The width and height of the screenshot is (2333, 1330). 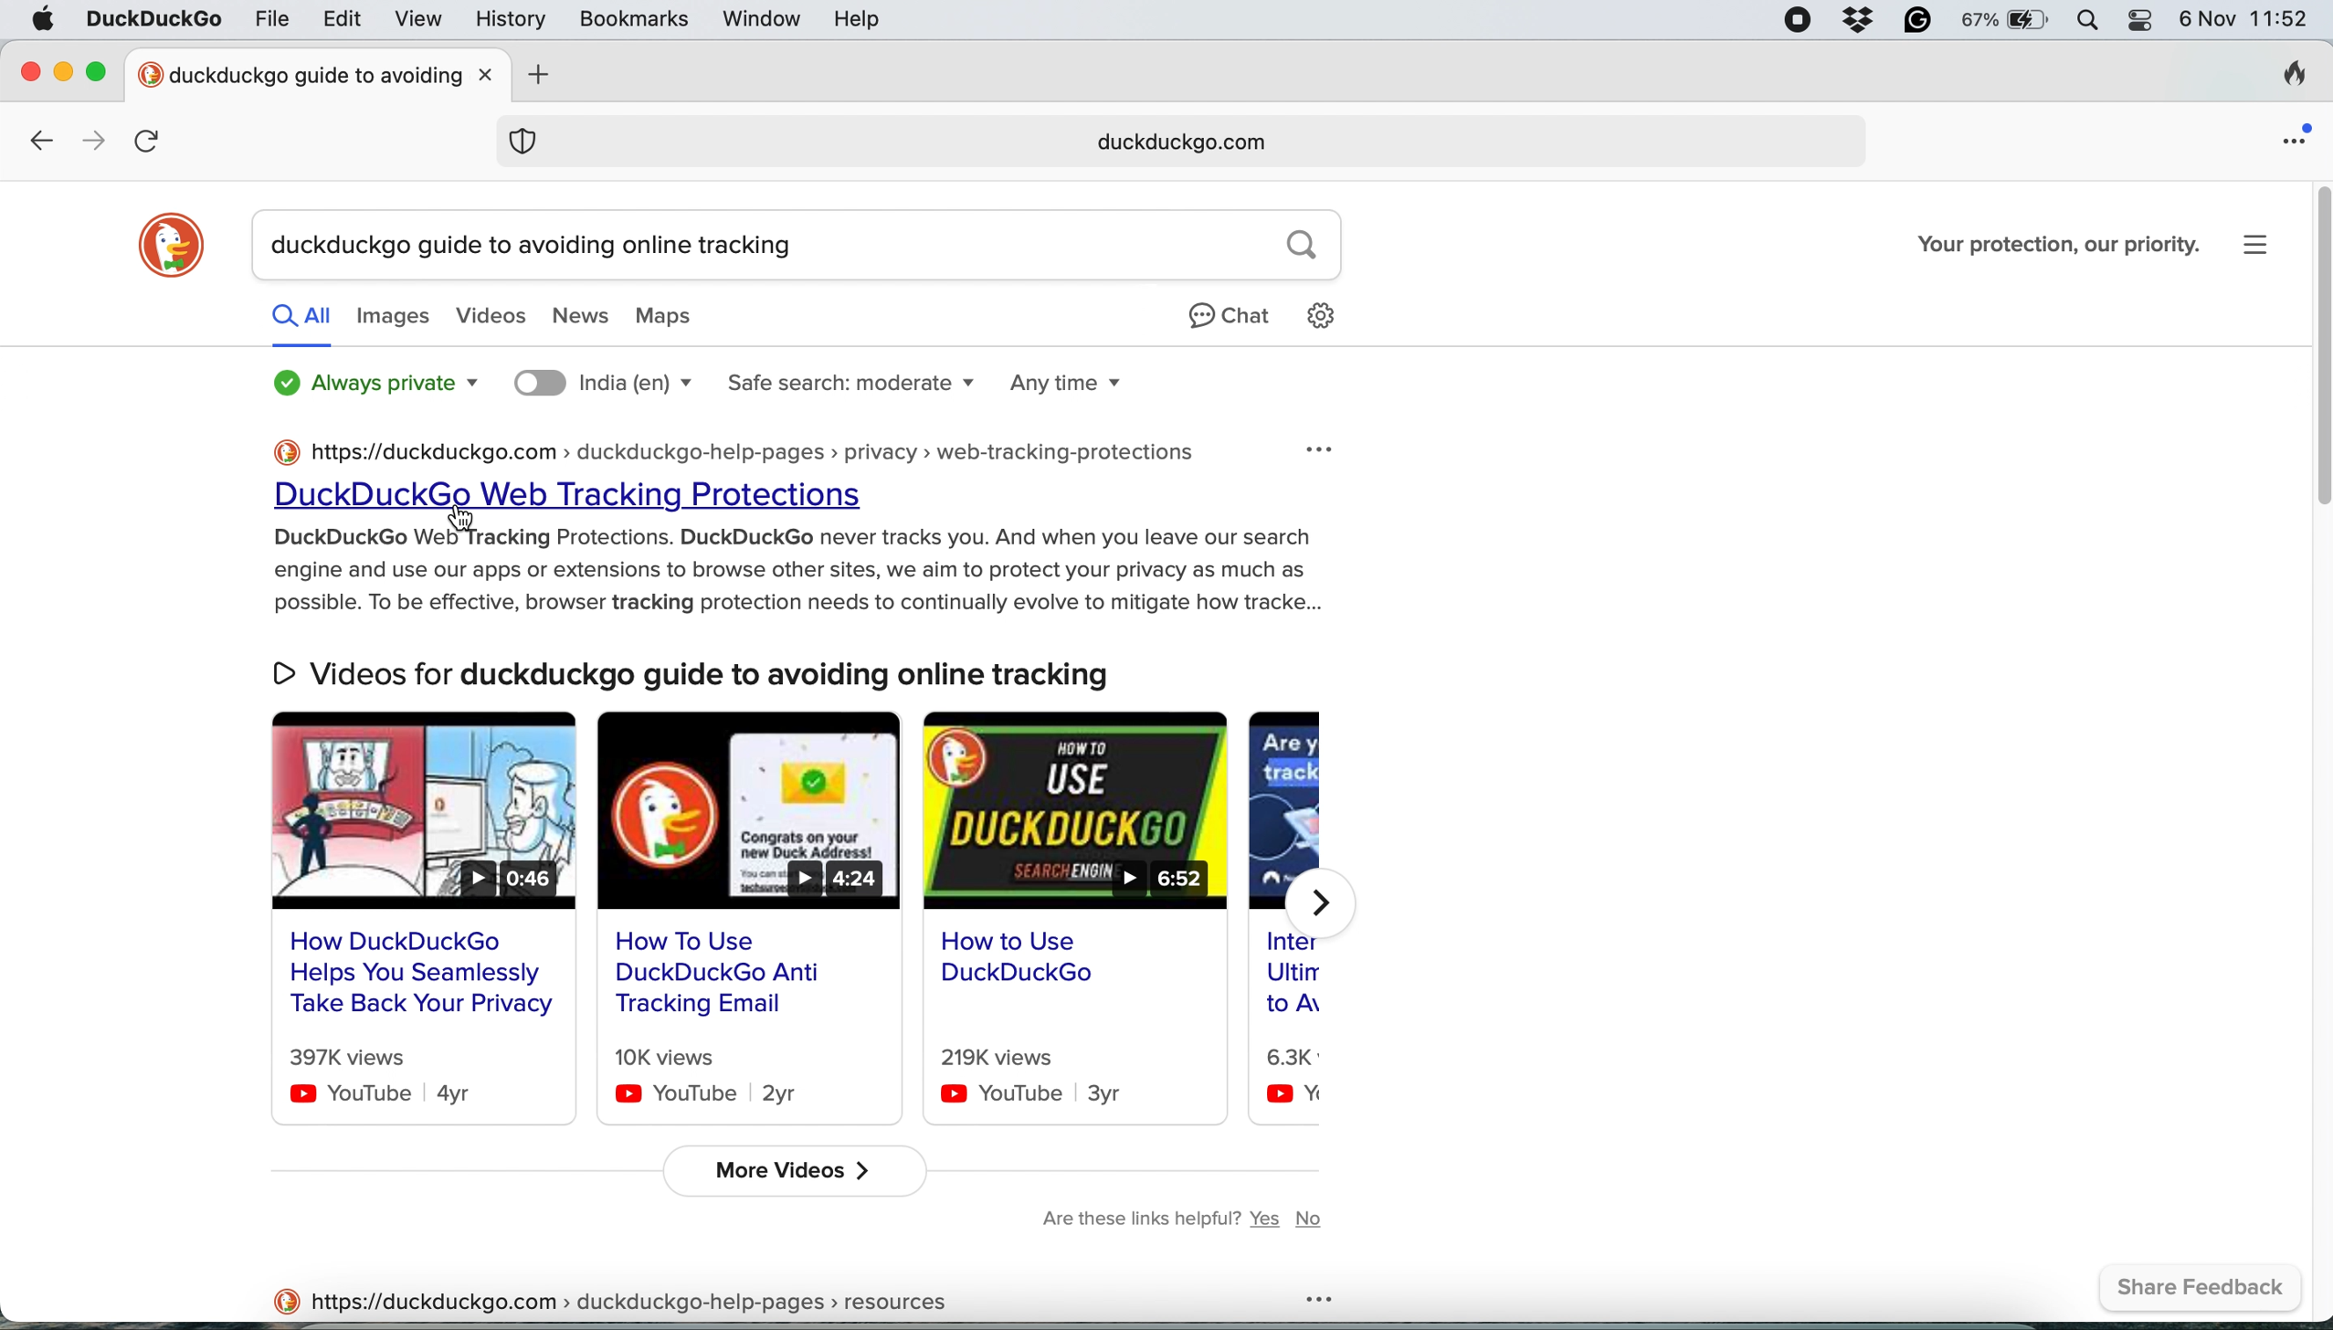 What do you see at coordinates (673, 1058) in the screenshot?
I see `10k views` at bounding box center [673, 1058].